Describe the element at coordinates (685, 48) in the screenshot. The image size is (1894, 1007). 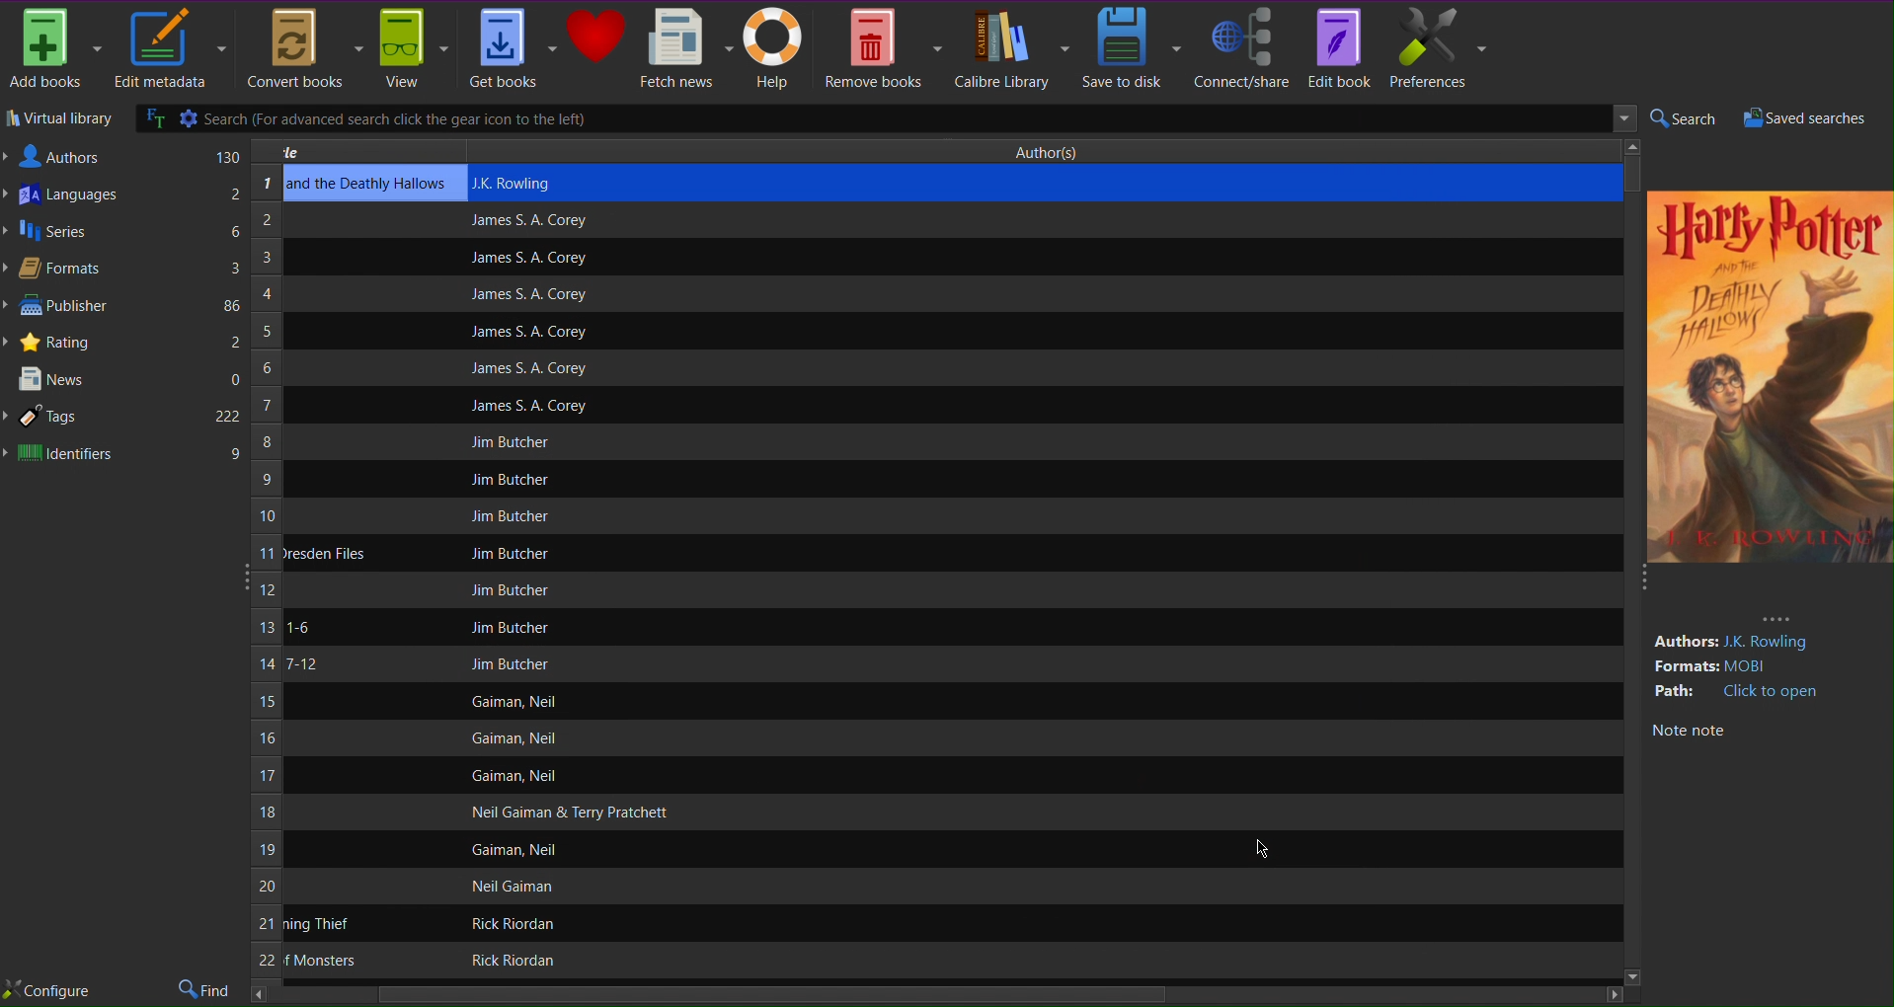
I see `Fetch News` at that location.